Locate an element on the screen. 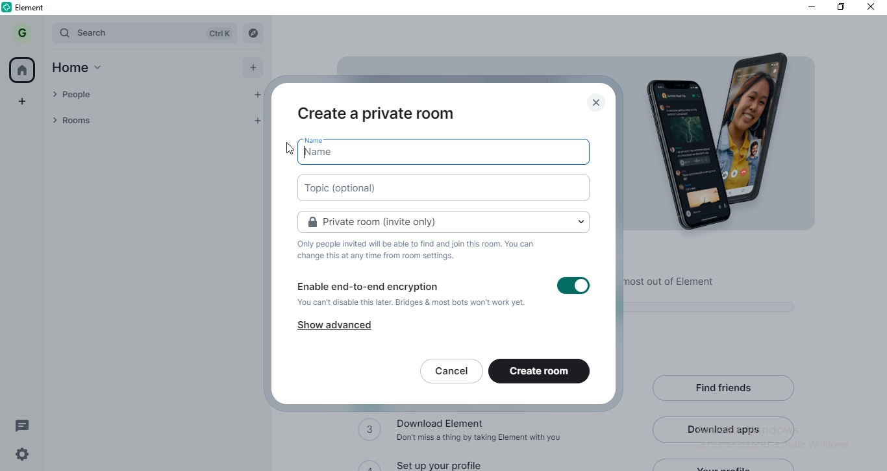  cancel is located at coordinates (450, 372).